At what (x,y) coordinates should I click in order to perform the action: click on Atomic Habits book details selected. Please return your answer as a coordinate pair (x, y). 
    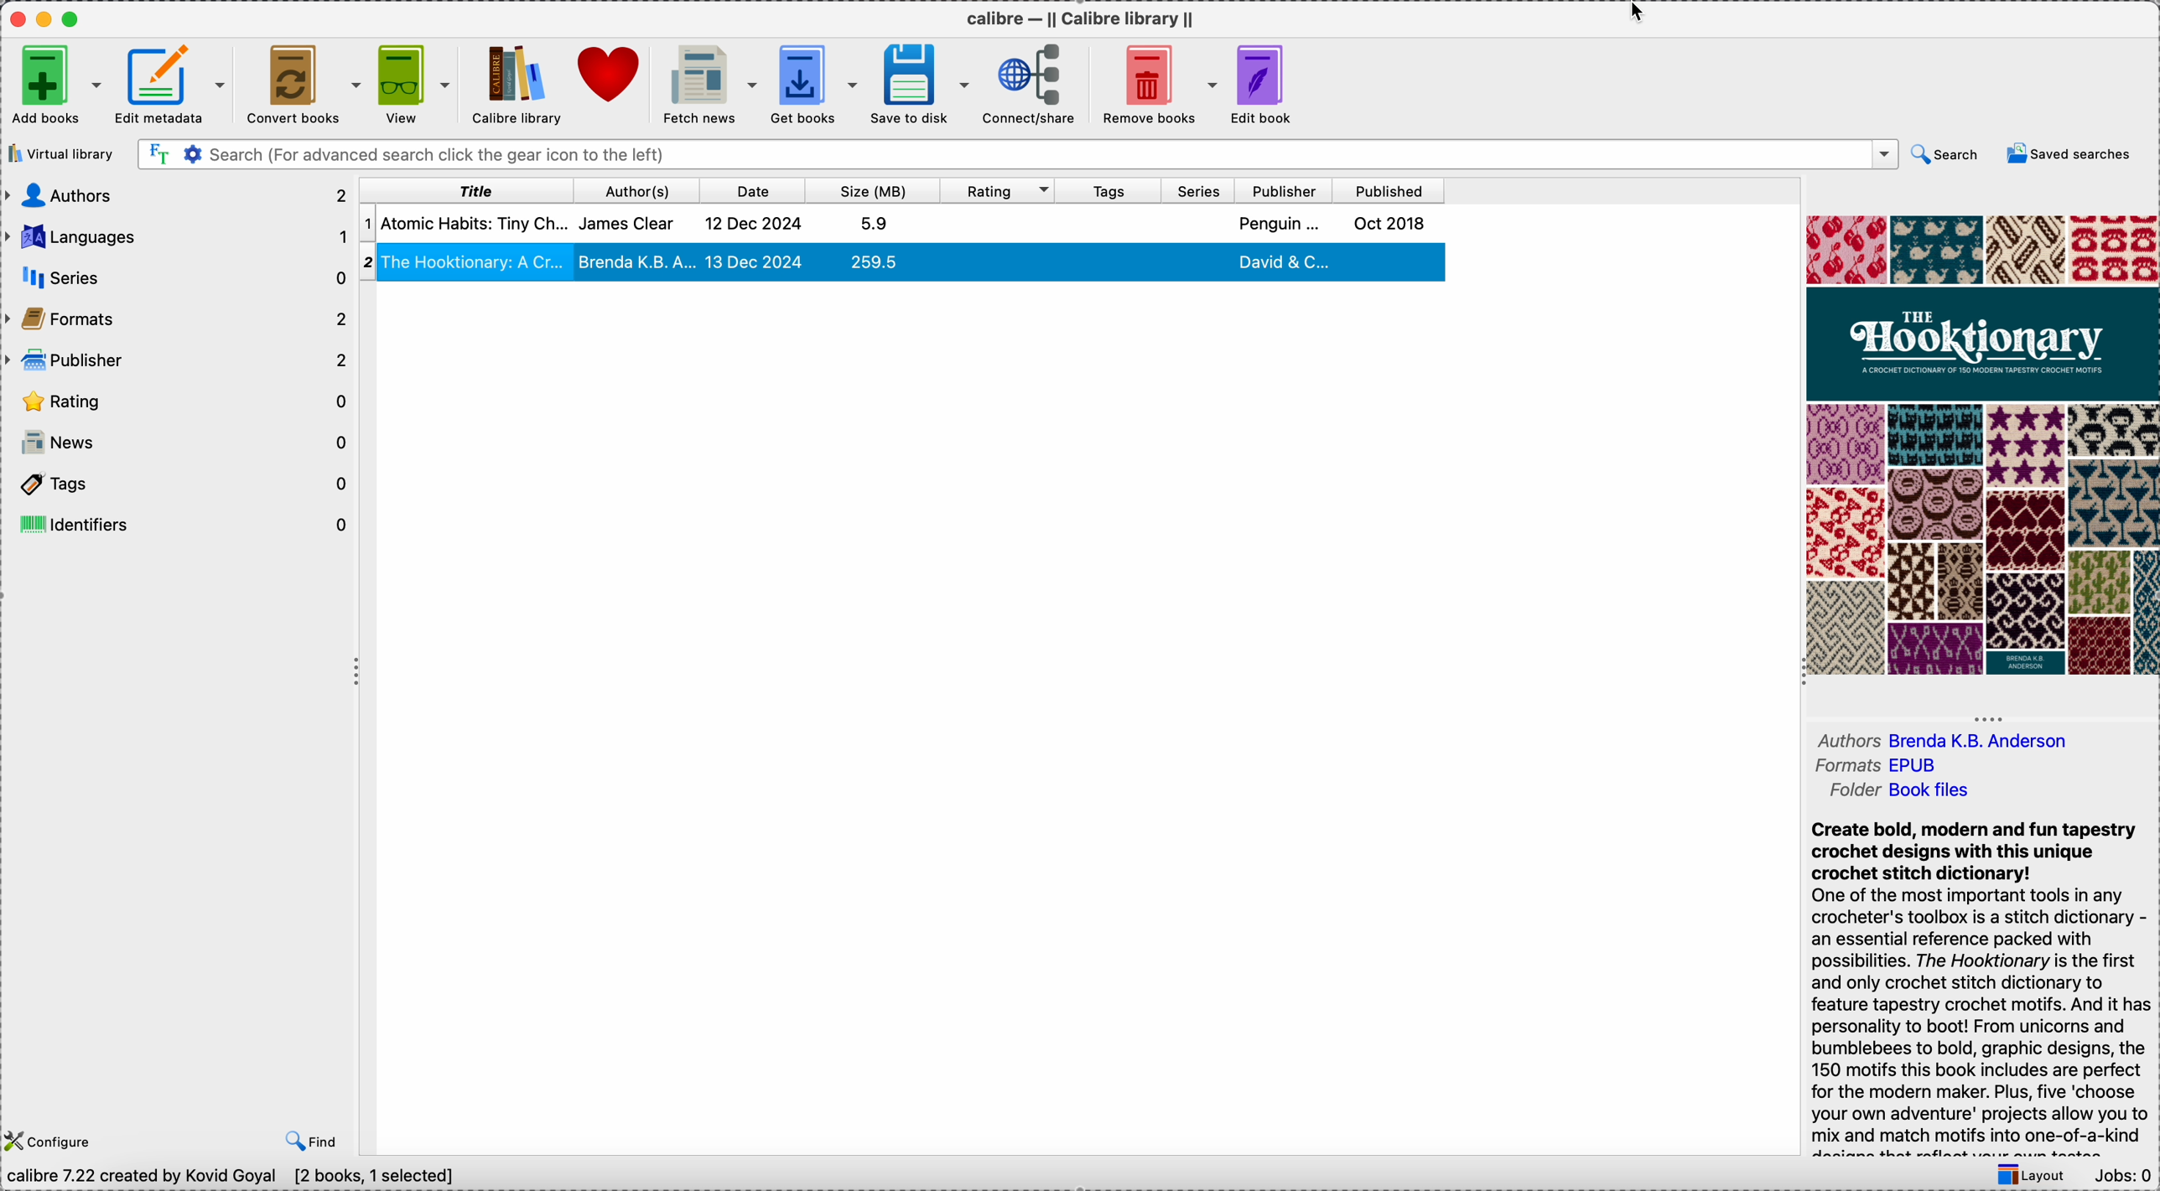
    Looking at the image, I should click on (908, 228).